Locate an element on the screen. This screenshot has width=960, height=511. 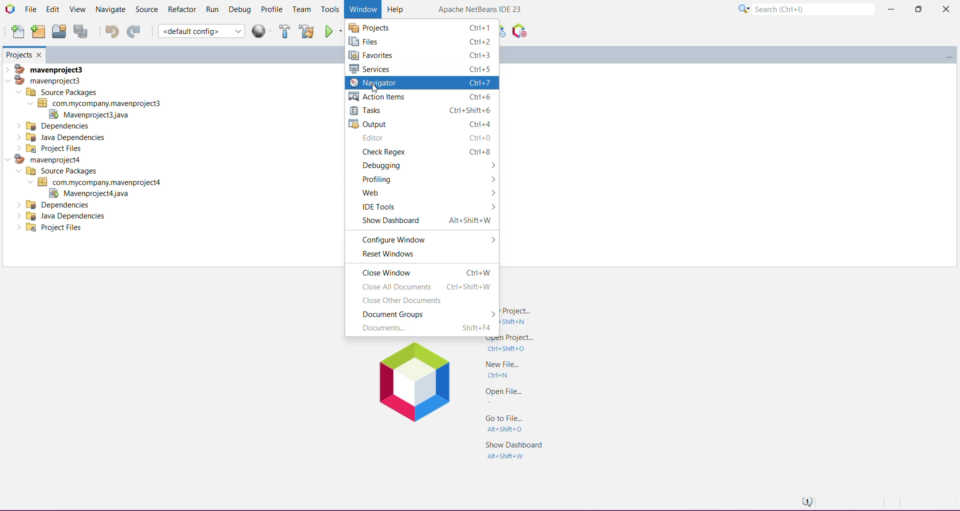
mavenproject3 is located at coordinates (47, 80).